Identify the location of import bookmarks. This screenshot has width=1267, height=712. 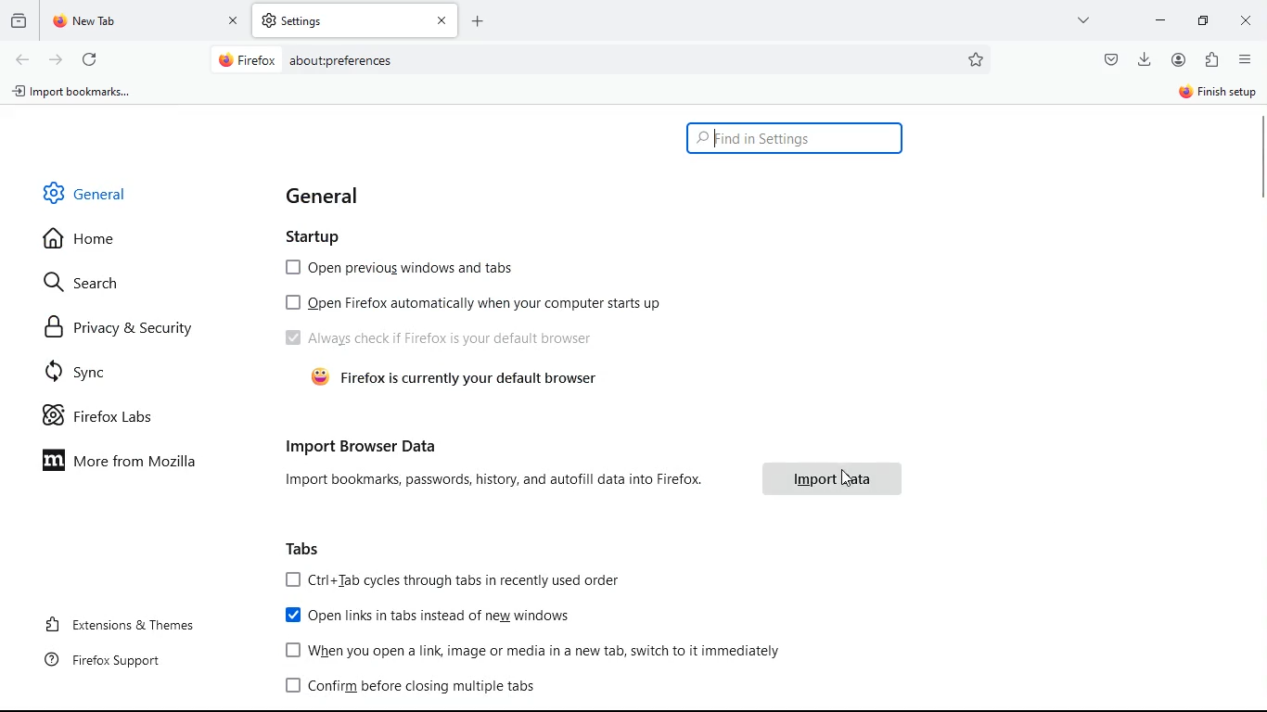
(74, 95).